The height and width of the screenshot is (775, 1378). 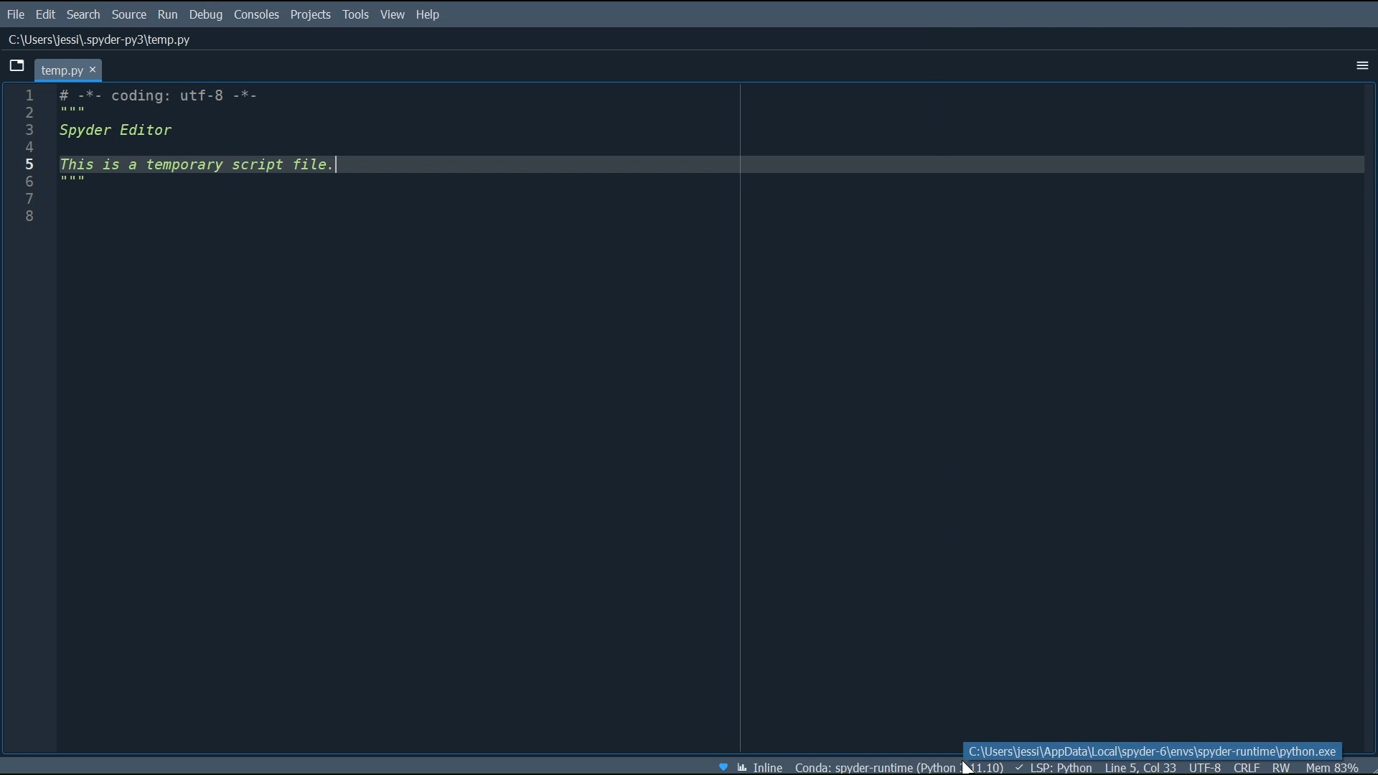 I want to click on Memory Usage, so click(x=1334, y=766).